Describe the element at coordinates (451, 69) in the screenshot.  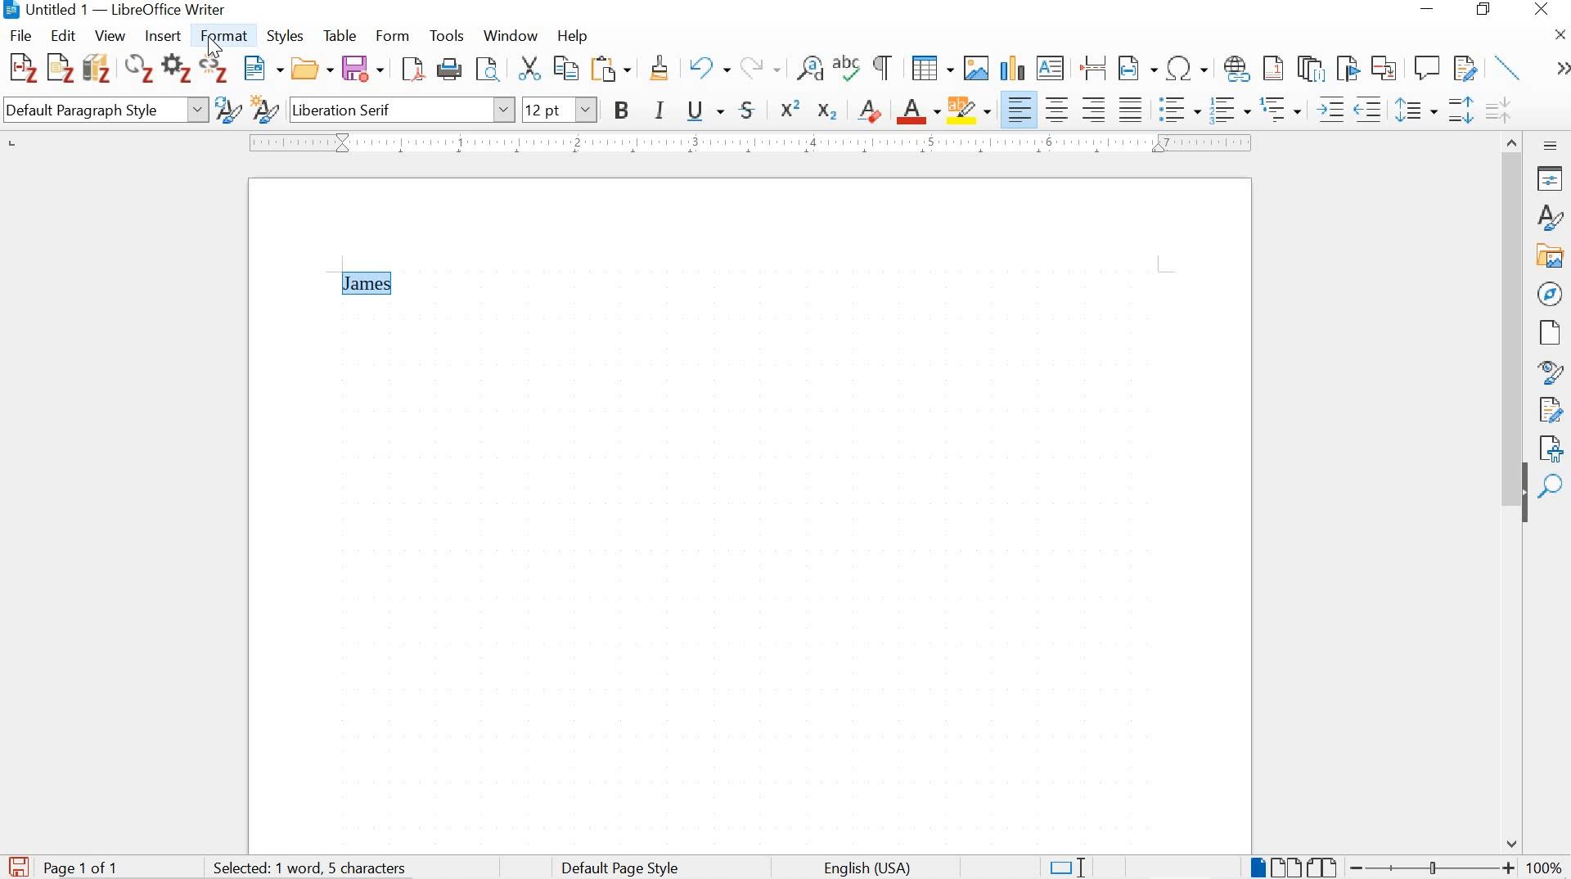
I see `print` at that location.